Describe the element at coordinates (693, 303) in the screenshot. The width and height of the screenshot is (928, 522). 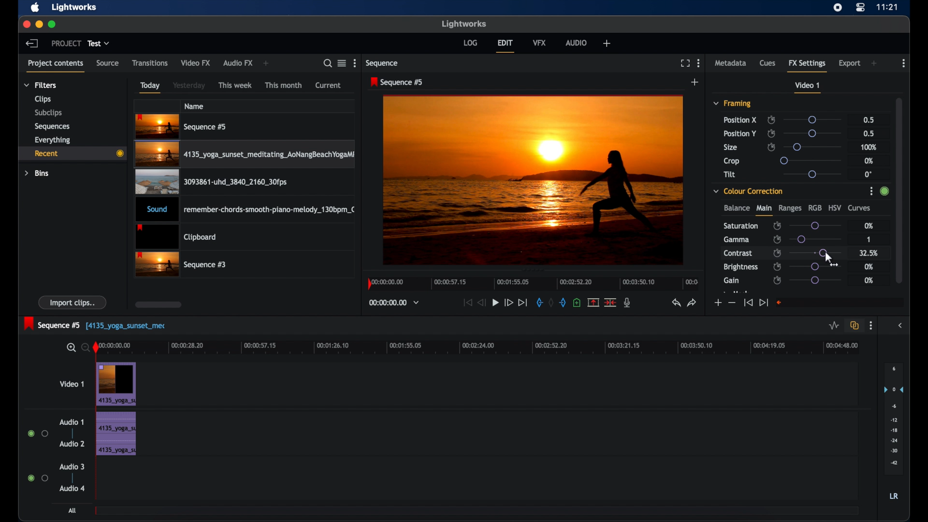
I see `redo` at that location.